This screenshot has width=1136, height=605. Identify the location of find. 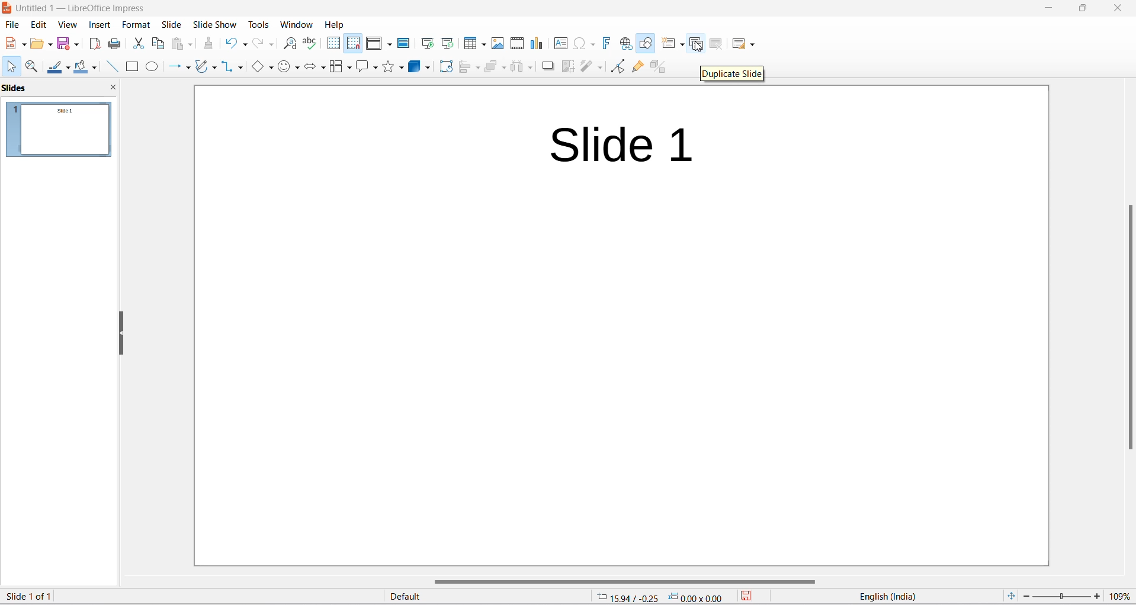
(290, 44).